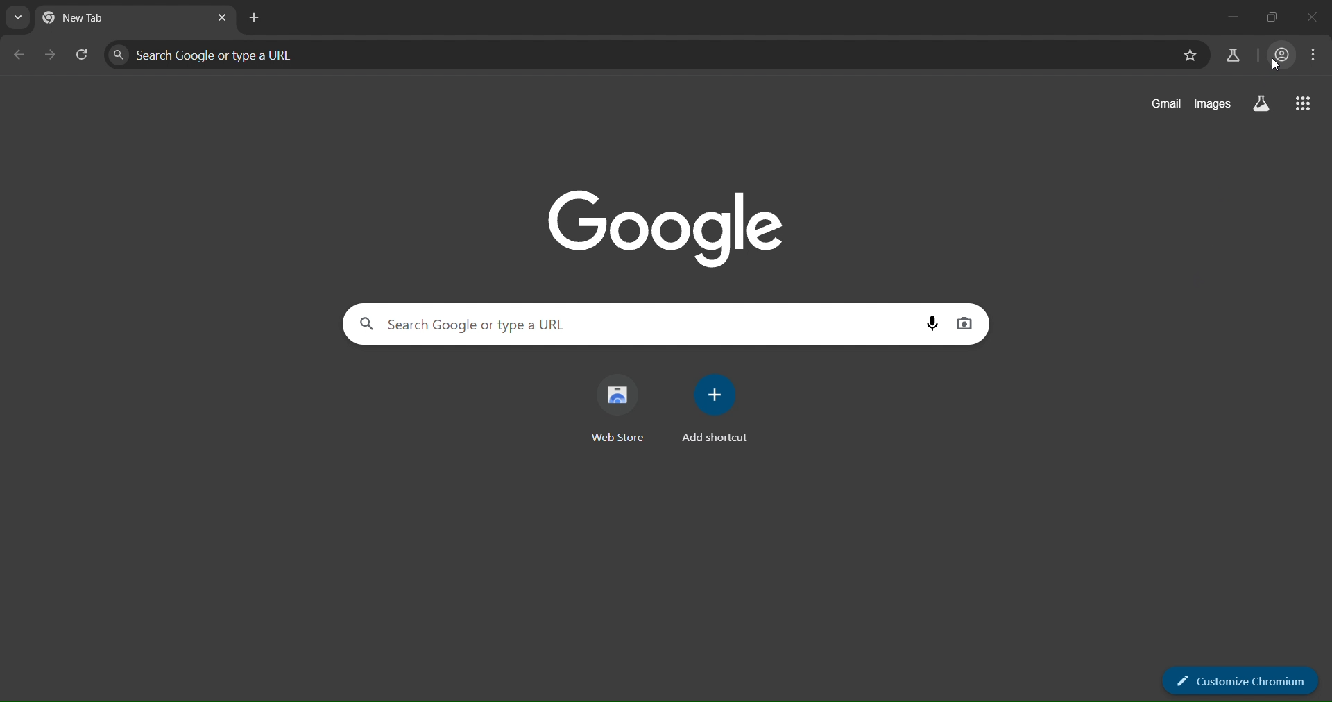  I want to click on menu, so click(1316, 57).